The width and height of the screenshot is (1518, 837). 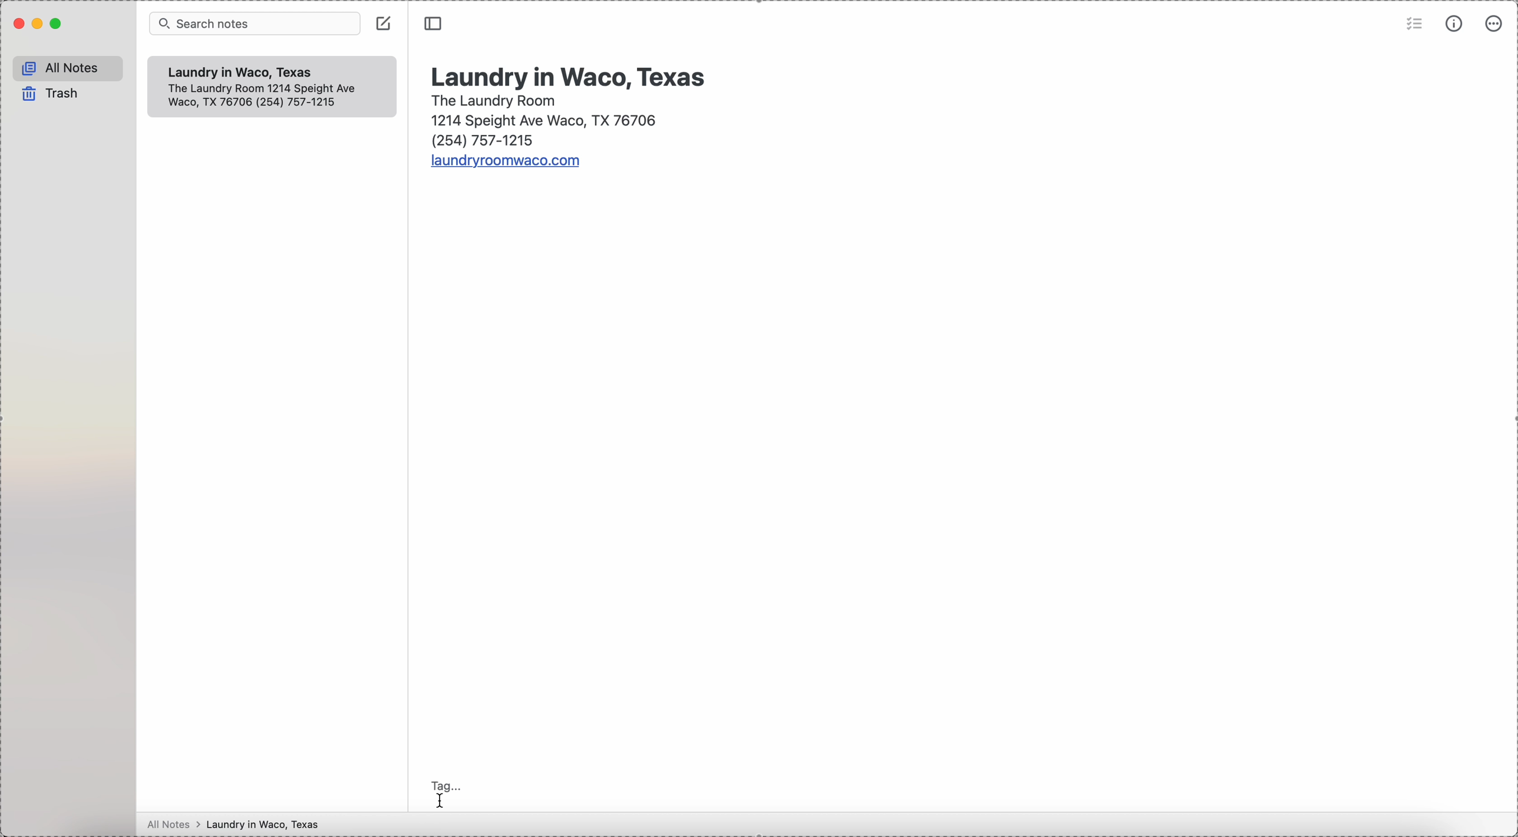 What do you see at coordinates (508, 162) in the screenshot?
I see `url of laundry in waco` at bounding box center [508, 162].